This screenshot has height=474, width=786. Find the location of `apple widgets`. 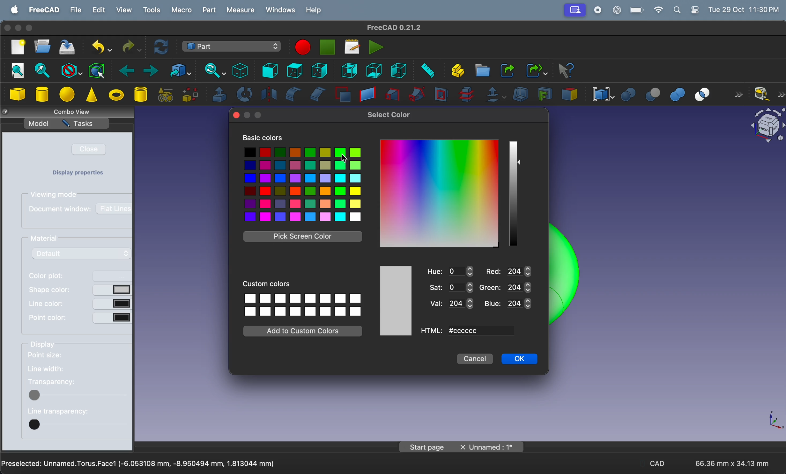

apple widgets is located at coordinates (678, 10).